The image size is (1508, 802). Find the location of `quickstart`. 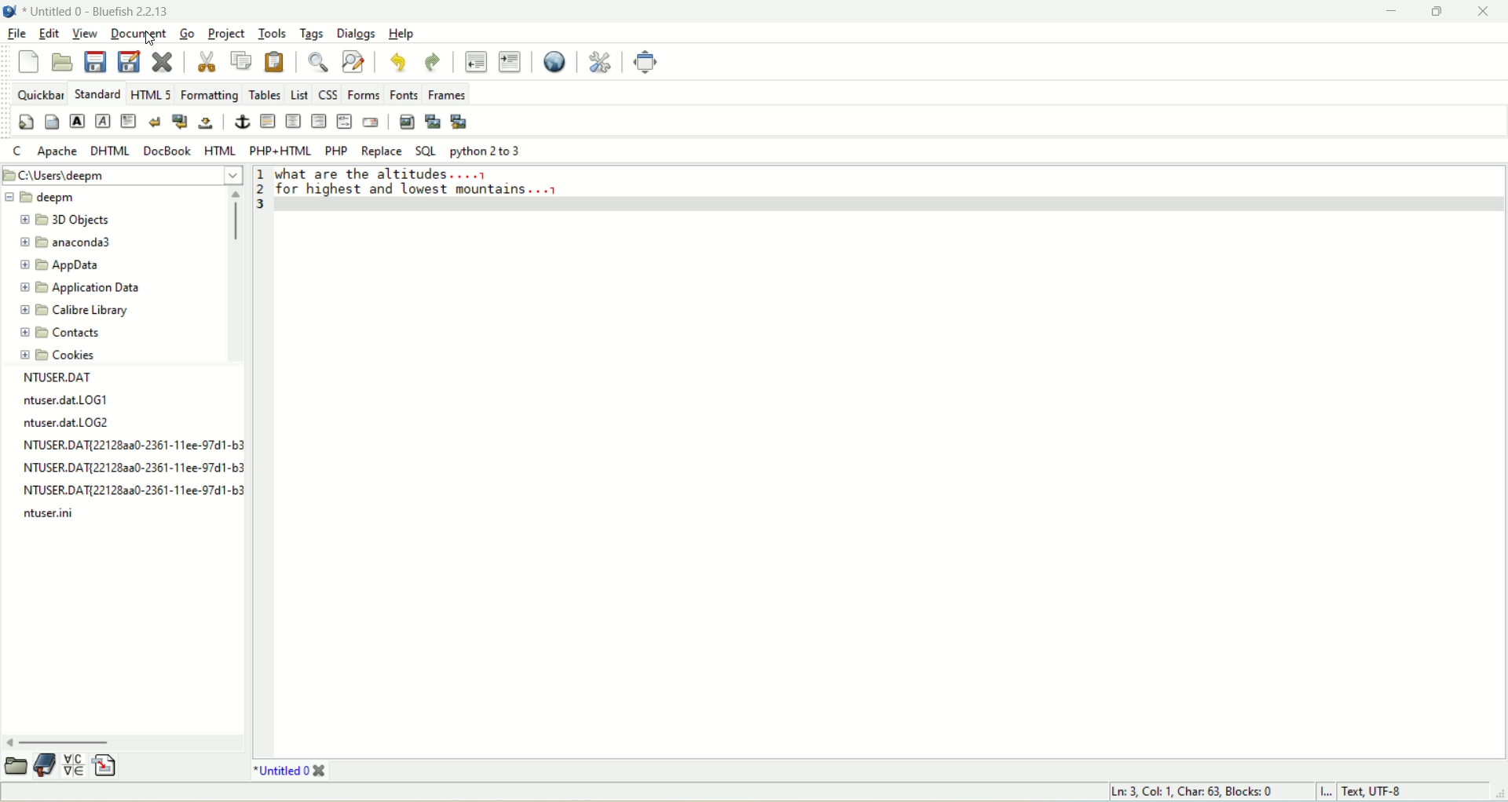

quickstart is located at coordinates (25, 121).